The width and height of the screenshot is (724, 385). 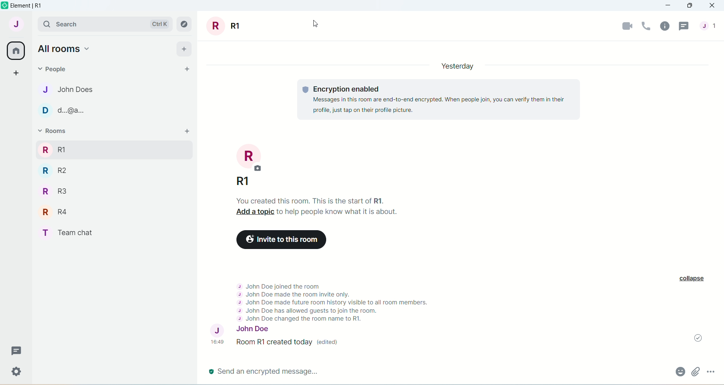 I want to click on threads, so click(x=18, y=349).